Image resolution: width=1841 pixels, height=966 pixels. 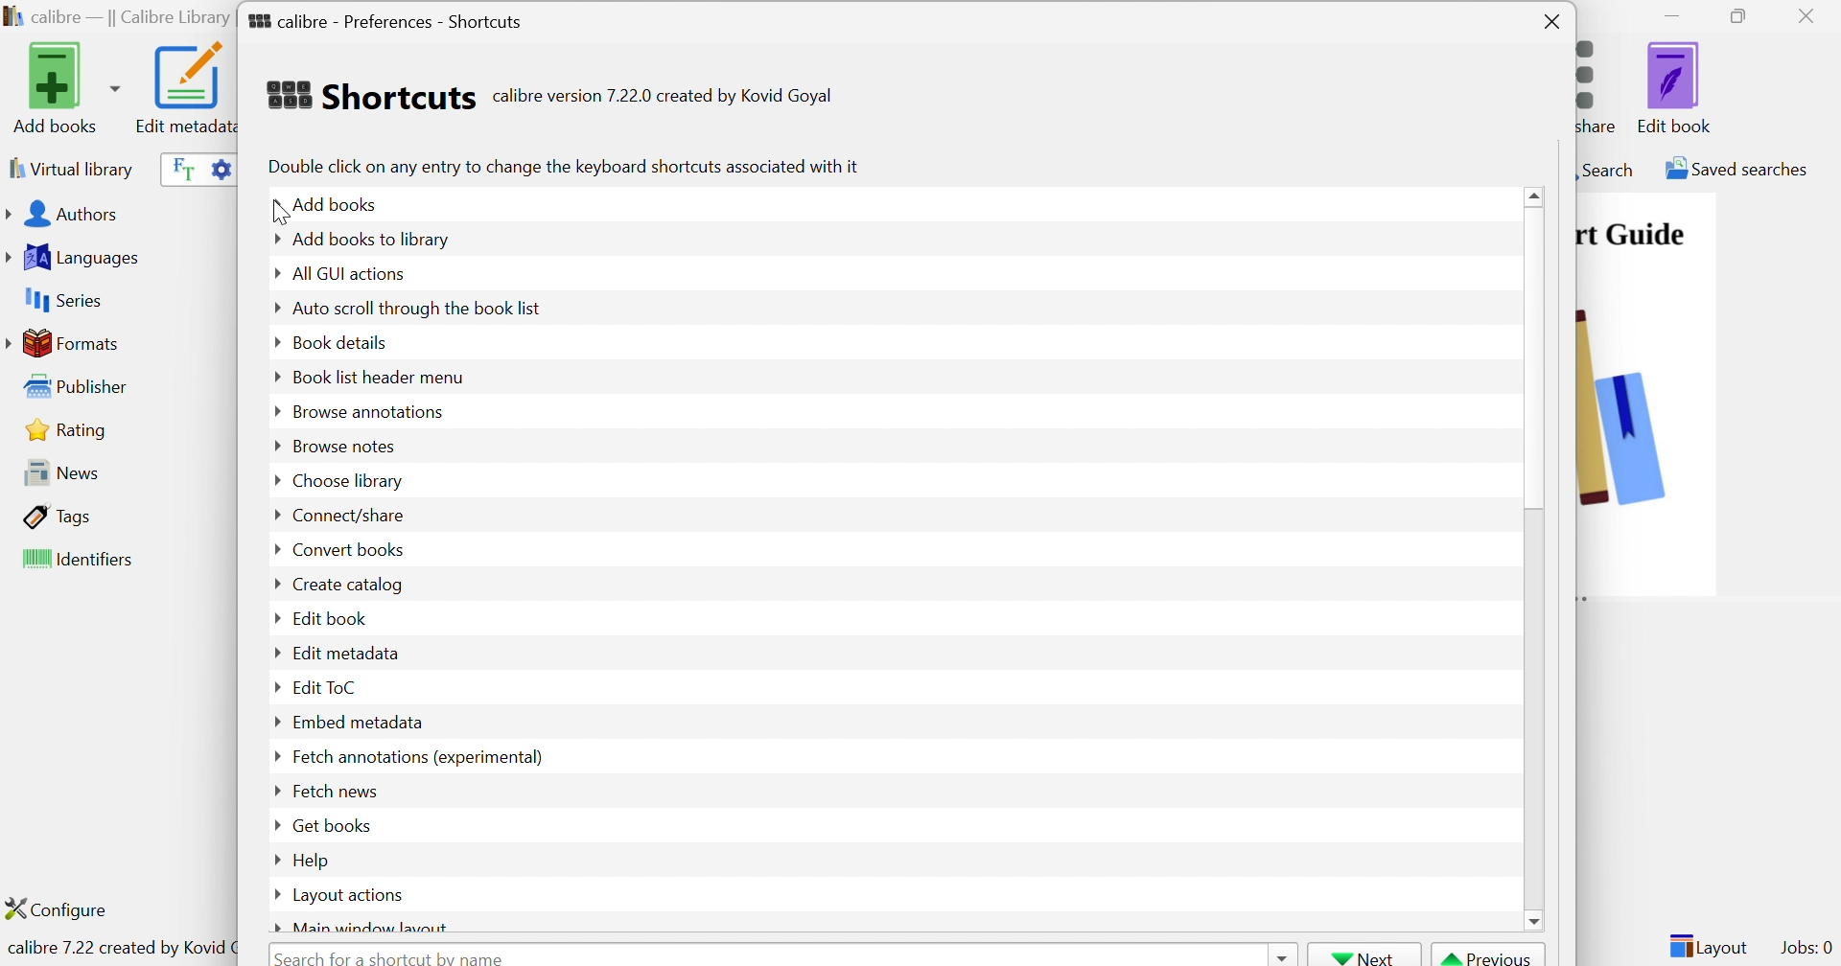 What do you see at coordinates (1489, 955) in the screenshot?
I see `Previous` at bounding box center [1489, 955].